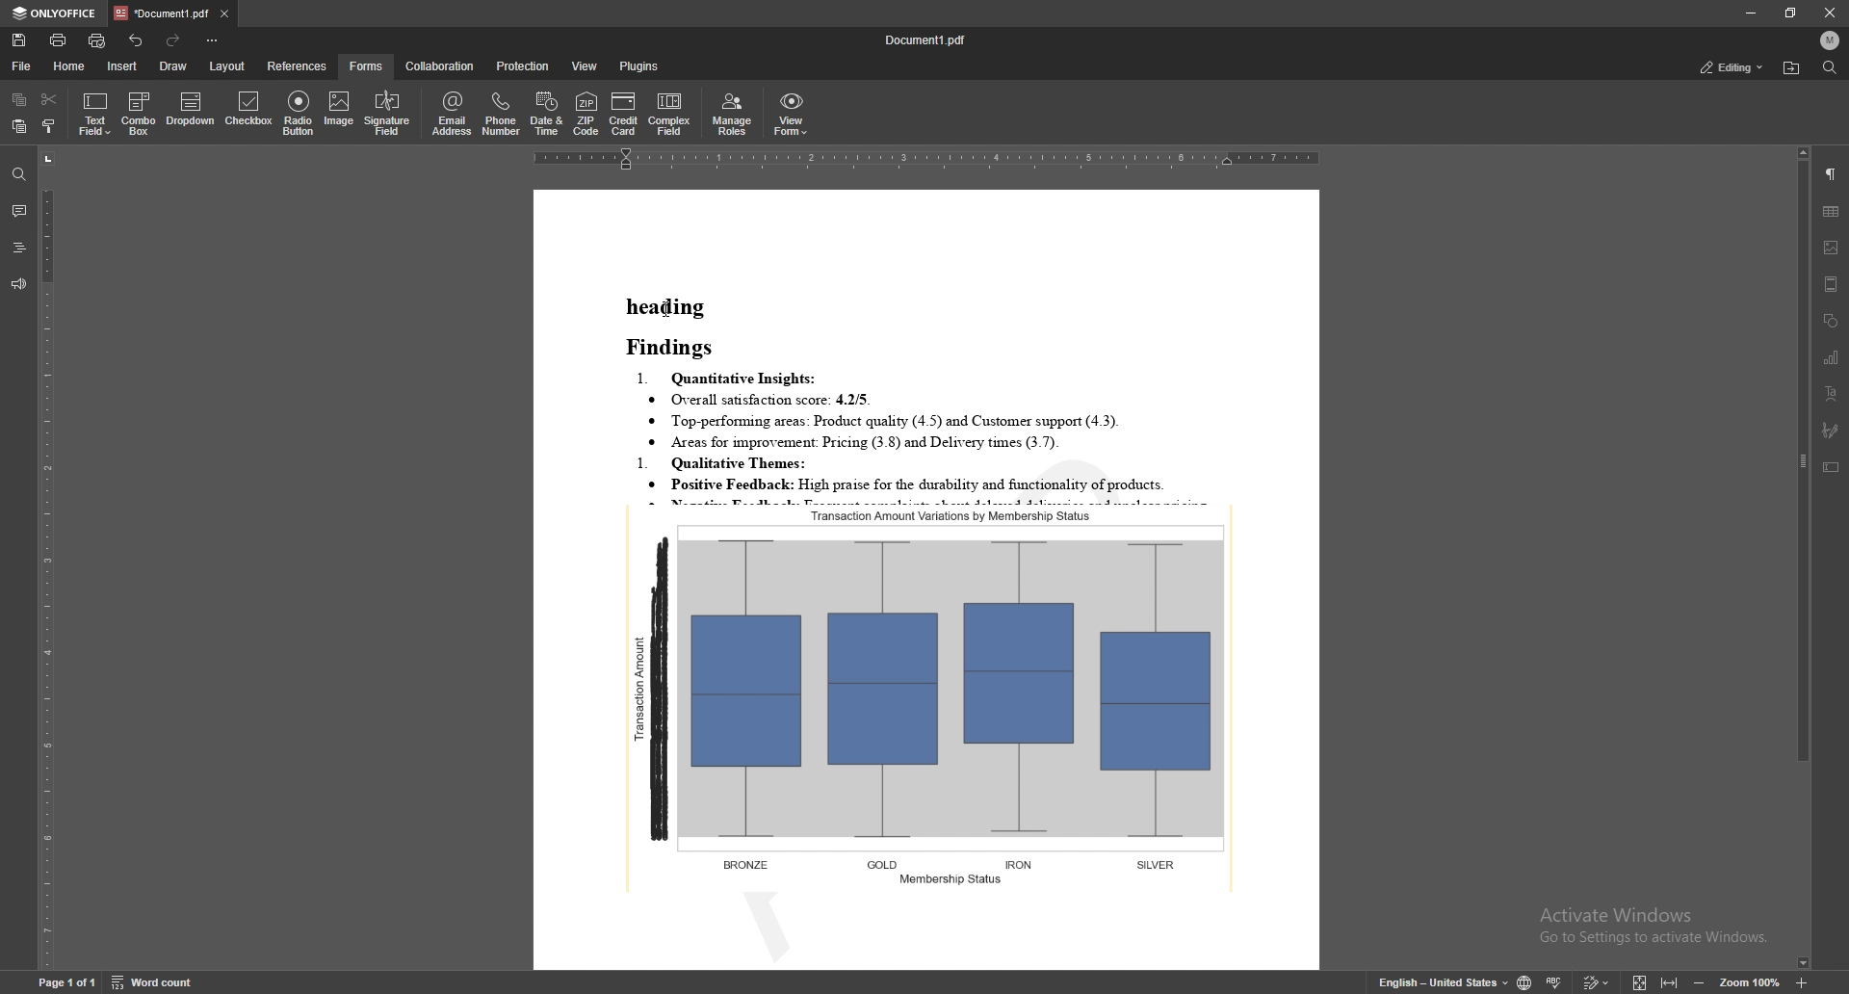 The width and height of the screenshot is (1849, 994). What do you see at coordinates (47, 559) in the screenshot?
I see `vertical scale` at bounding box center [47, 559].